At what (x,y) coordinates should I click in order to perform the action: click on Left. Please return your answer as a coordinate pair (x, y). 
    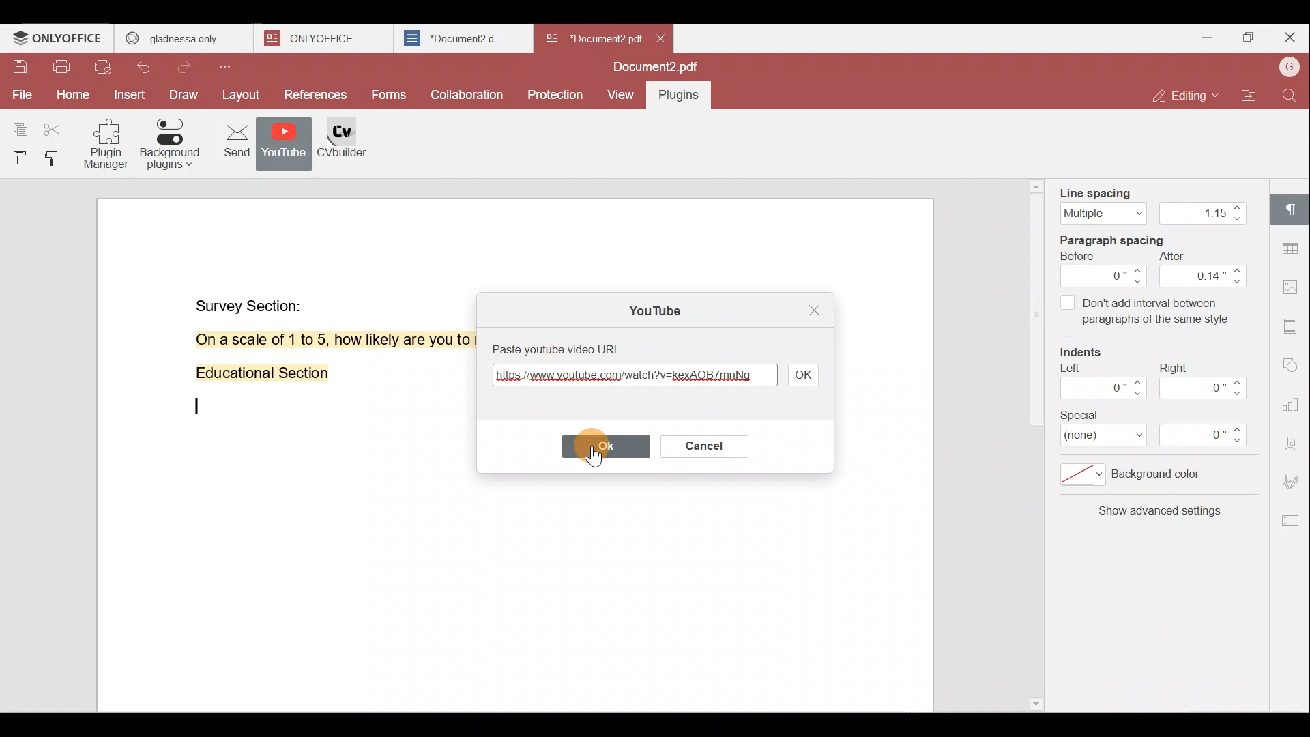
    Looking at the image, I should click on (1101, 386).